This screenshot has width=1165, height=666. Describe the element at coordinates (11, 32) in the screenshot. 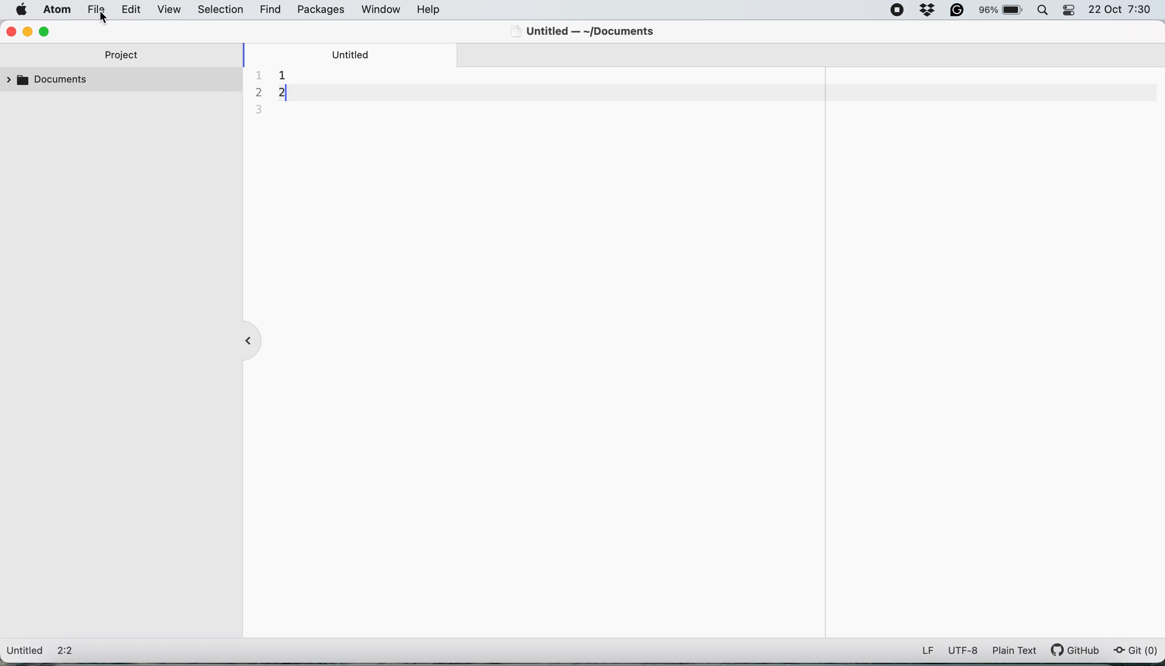

I see `close` at that location.